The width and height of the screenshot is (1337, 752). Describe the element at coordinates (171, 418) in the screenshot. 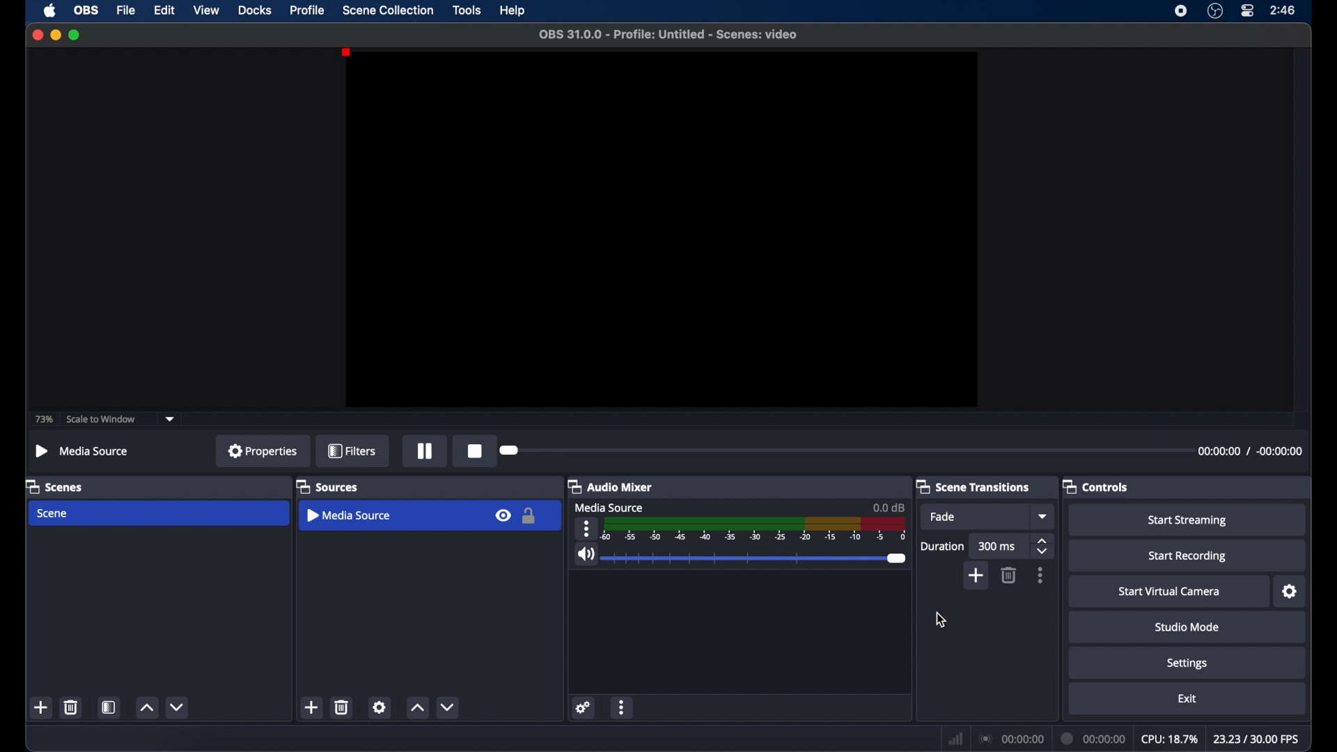

I see `dropdown` at that location.